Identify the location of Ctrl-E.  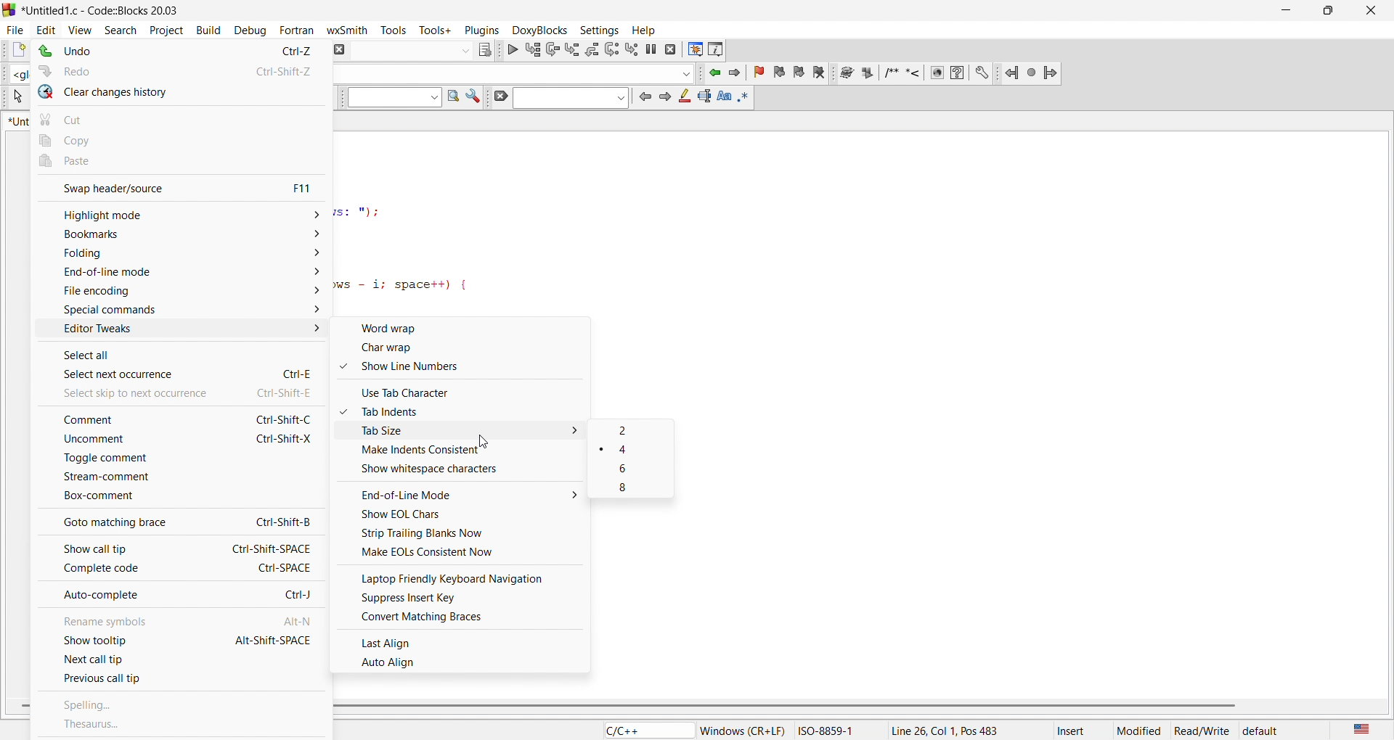
(289, 366).